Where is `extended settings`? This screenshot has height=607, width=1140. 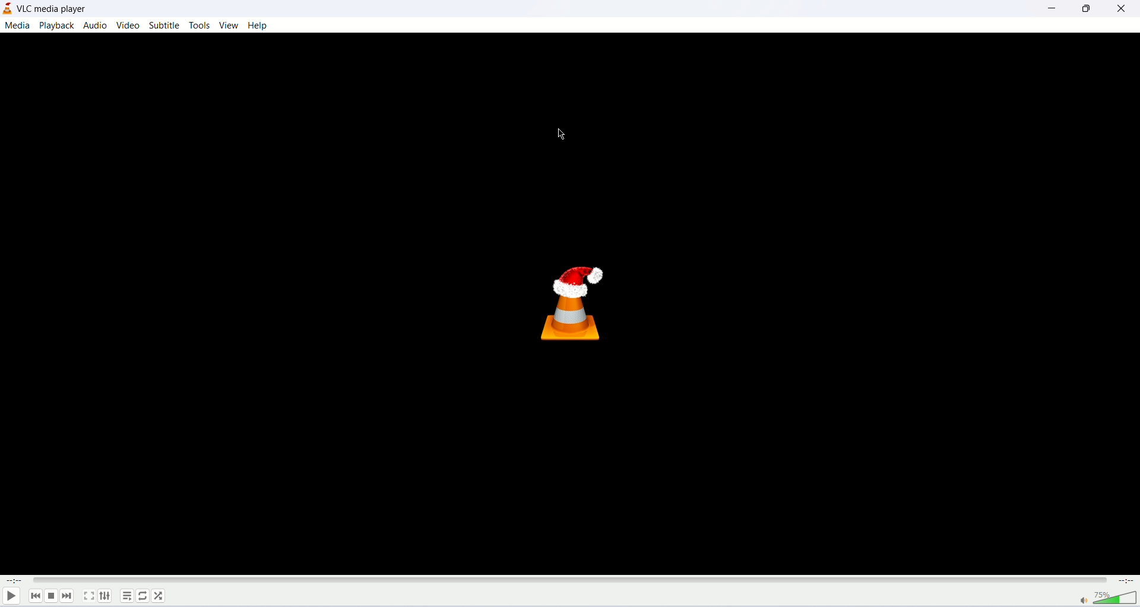
extended settings is located at coordinates (107, 597).